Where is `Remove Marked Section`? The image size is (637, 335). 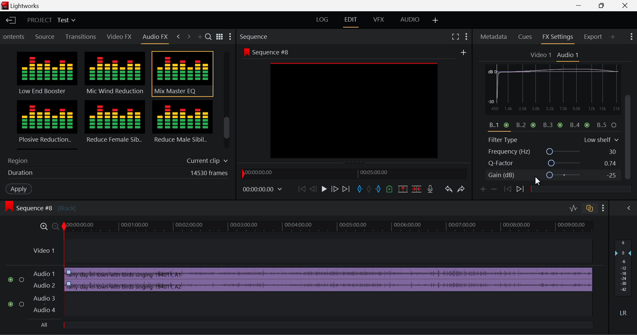
Remove Marked Section is located at coordinates (402, 189).